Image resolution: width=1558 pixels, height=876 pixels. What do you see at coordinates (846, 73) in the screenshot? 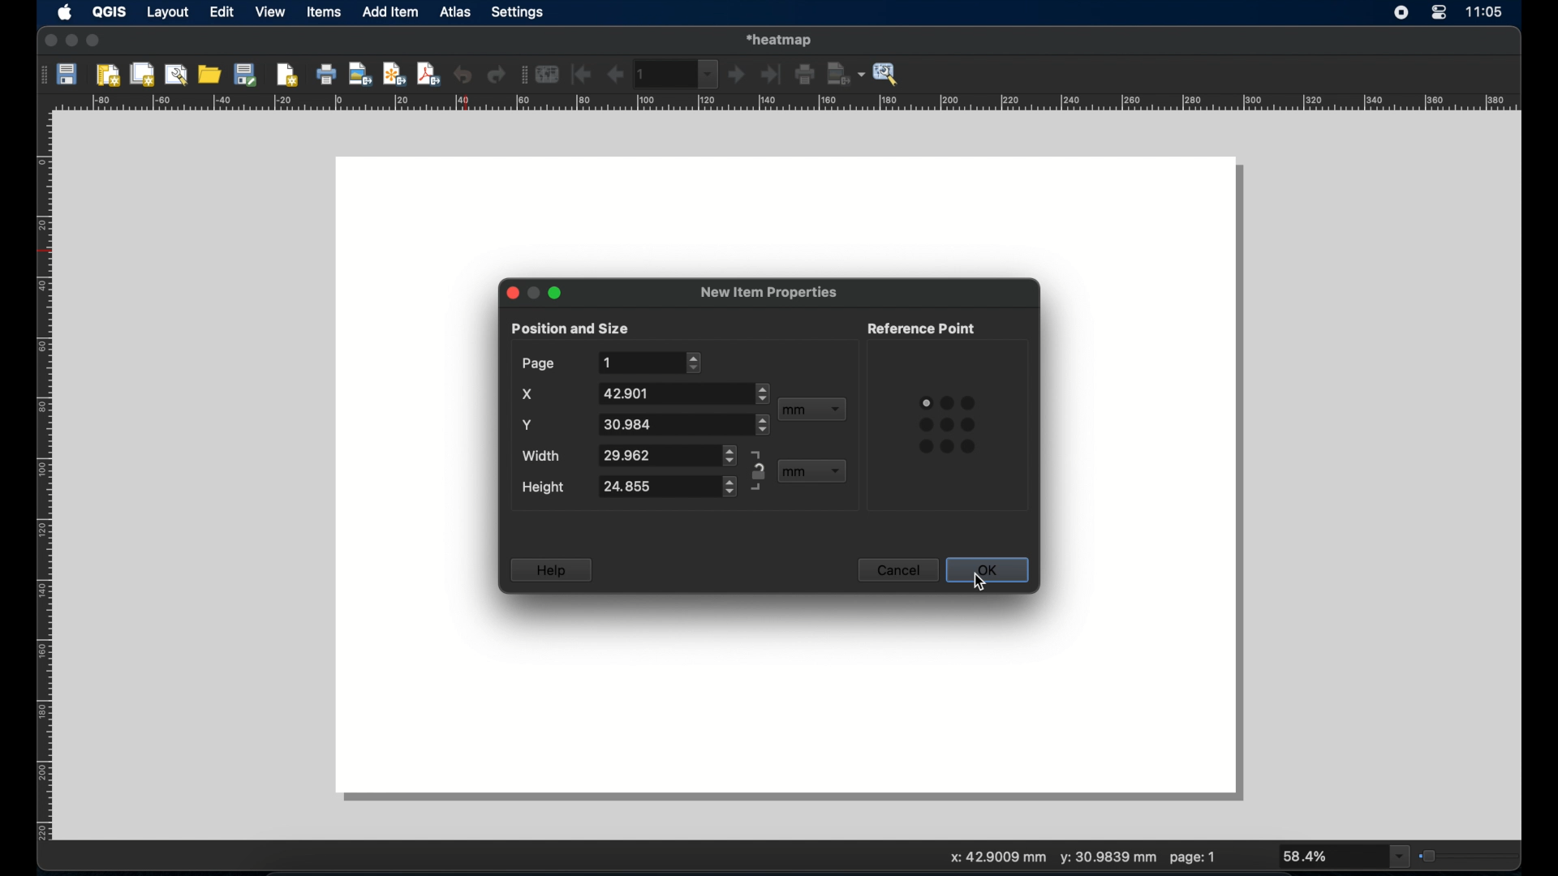
I see `export atlas as image` at bounding box center [846, 73].